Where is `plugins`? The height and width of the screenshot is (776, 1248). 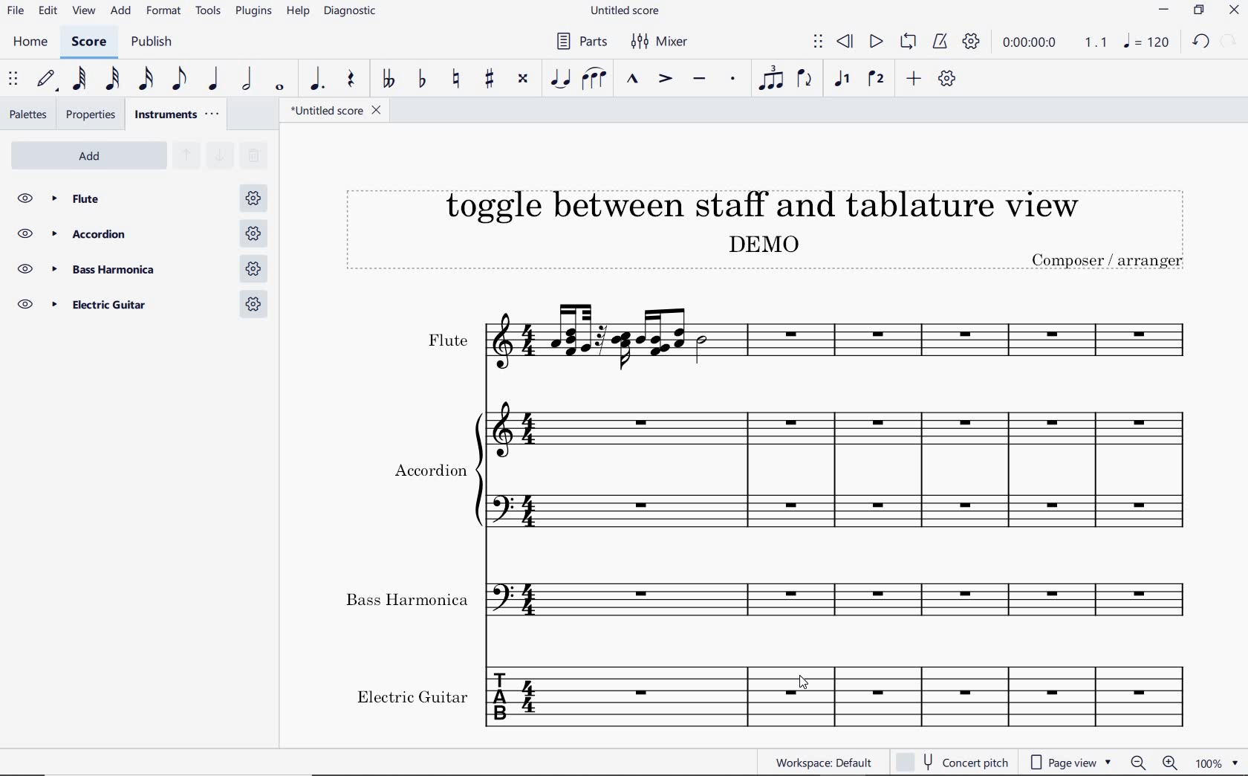 plugins is located at coordinates (253, 12).